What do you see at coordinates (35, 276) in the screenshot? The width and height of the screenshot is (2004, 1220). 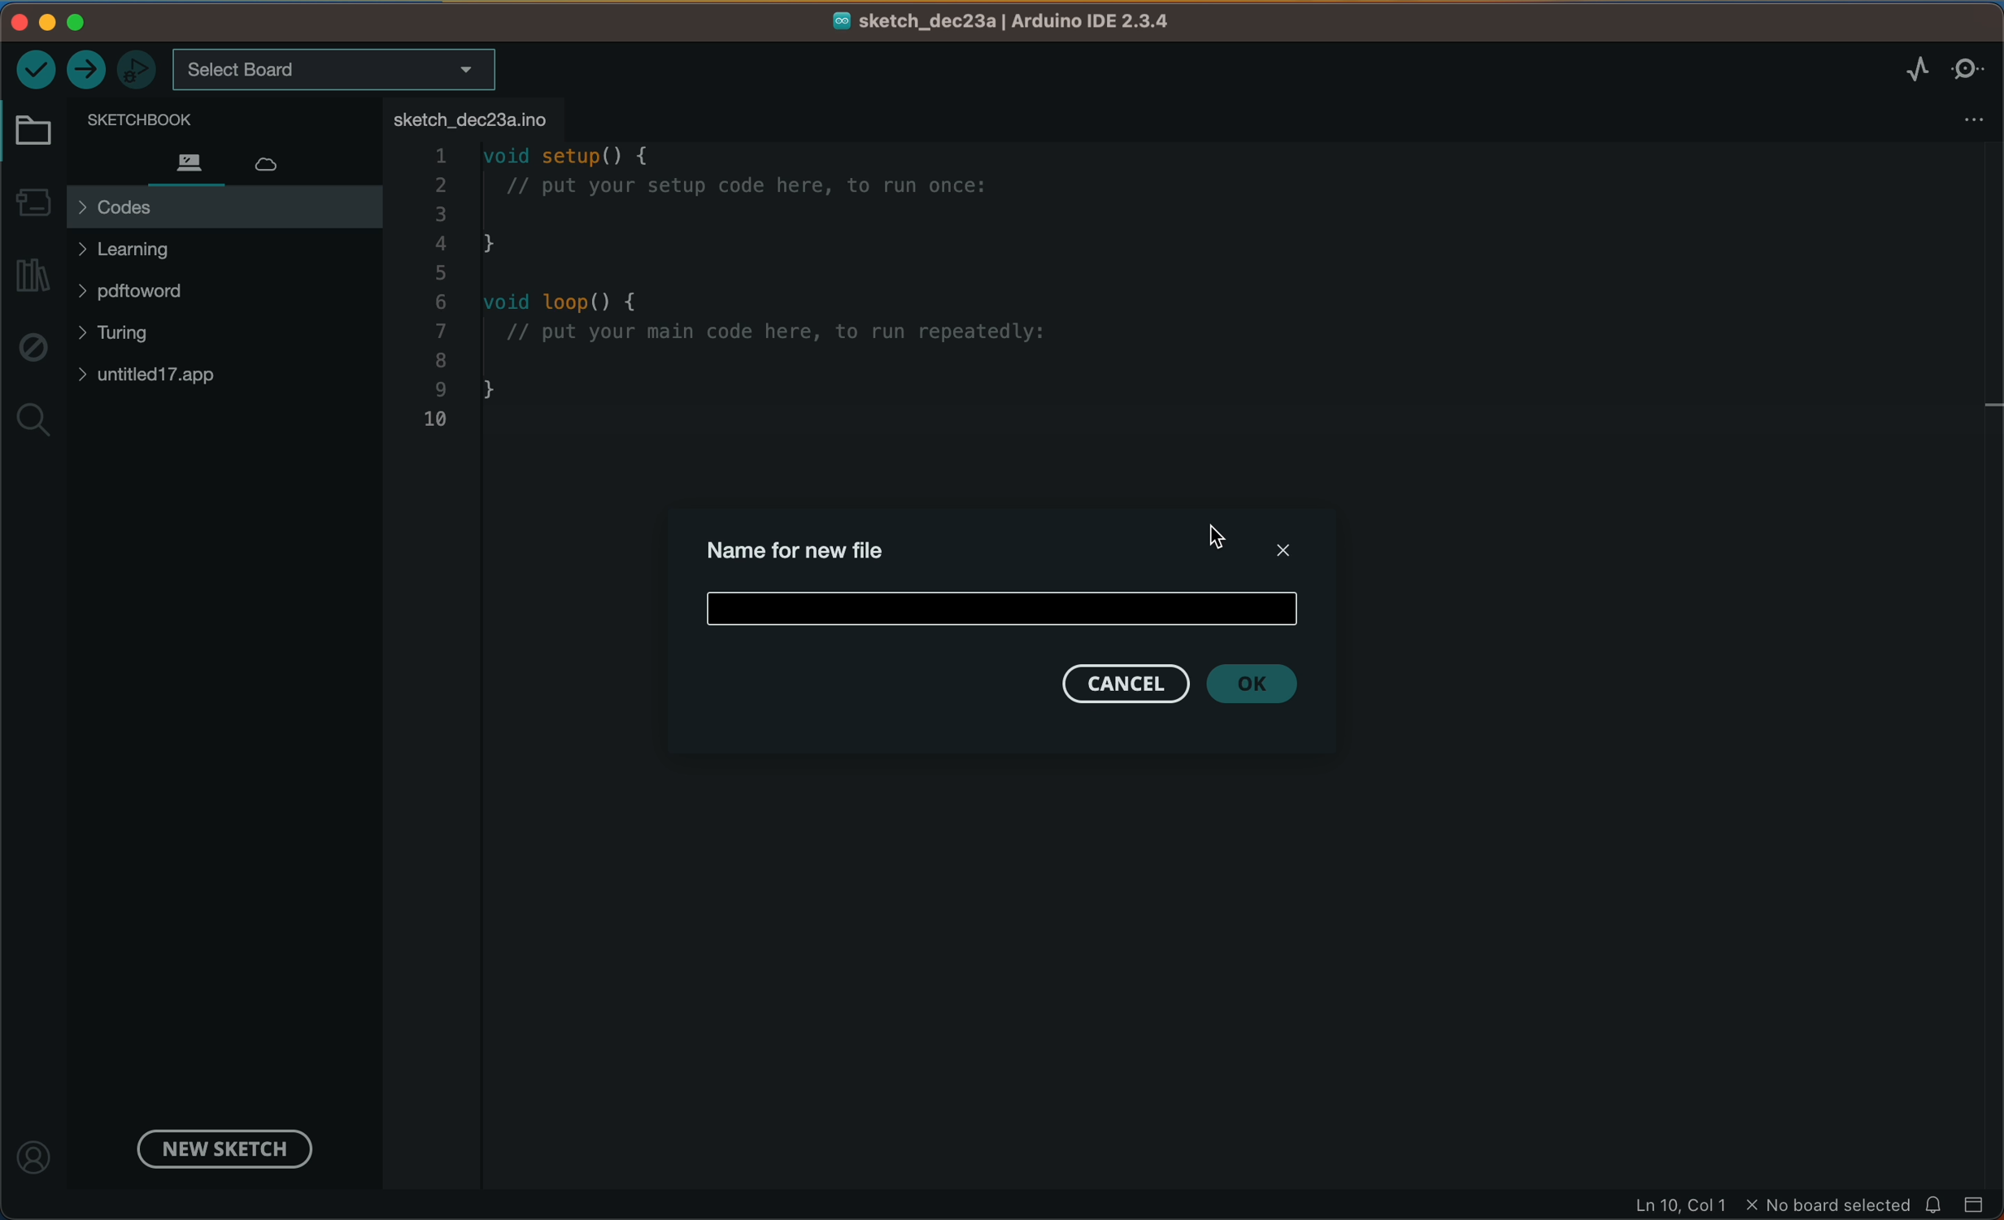 I see `library manager` at bounding box center [35, 276].